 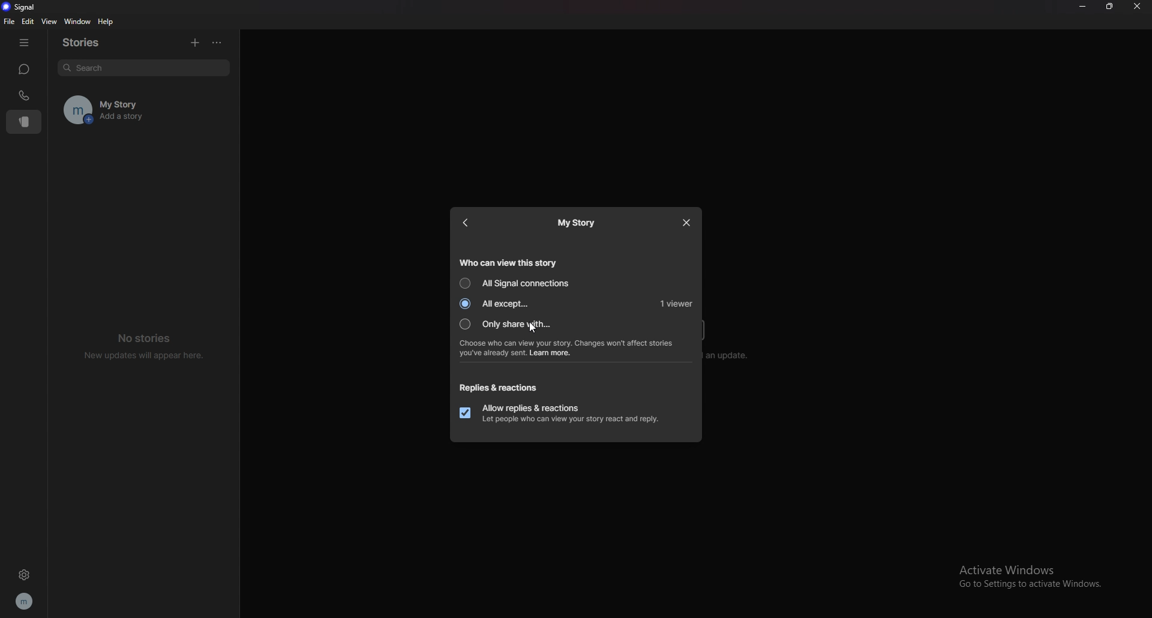 What do you see at coordinates (513, 324) in the screenshot?
I see `only share with` at bounding box center [513, 324].